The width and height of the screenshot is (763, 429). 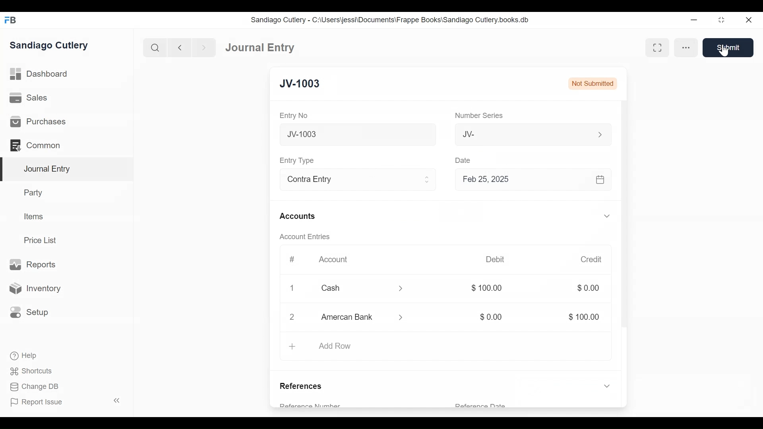 What do you see at coordinates (489, 317) in the screenshot?
I see `$0.00` at bounding box center [489, 317].